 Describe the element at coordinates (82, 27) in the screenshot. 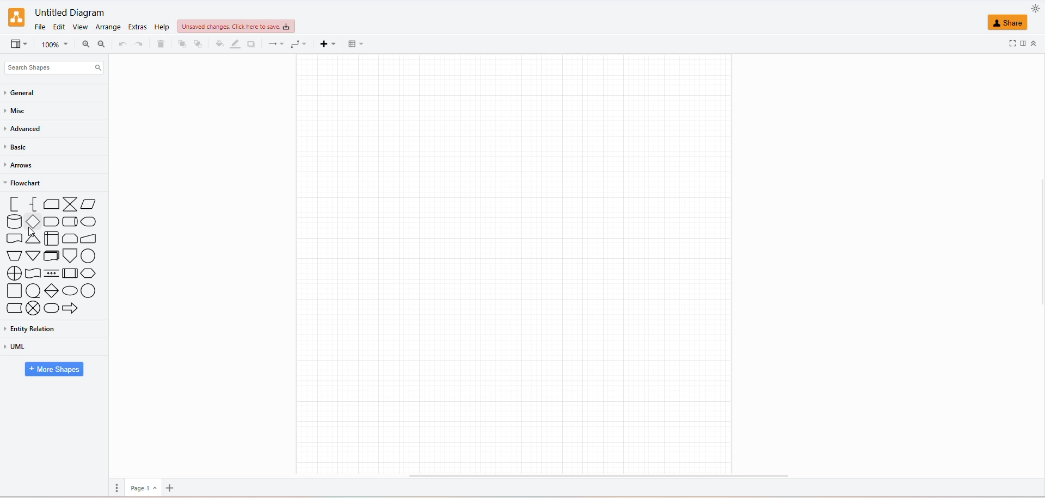

I see `VIEW` at that location.